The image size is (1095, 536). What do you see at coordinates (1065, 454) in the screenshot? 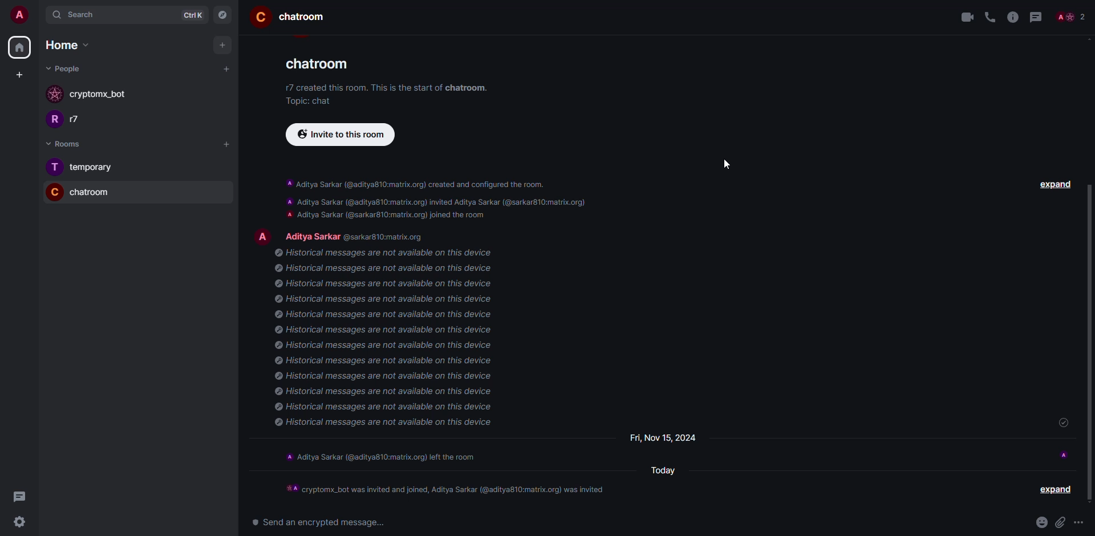
I see `seen` at bounding box center [1065, 454].